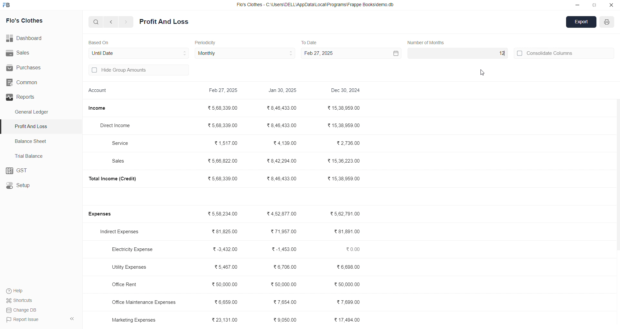 This screenshot has width=620, height=329. I want to click on Income, so click(99, 108).